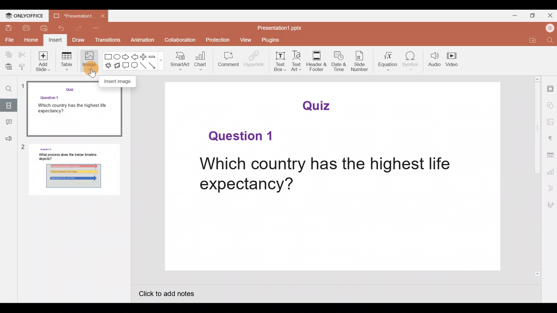 This screenshot has width=557, height=313. What do you see at coordinates (44, 63) in the screenshot?
I see `Add slide` at bounding box center [44, 63].